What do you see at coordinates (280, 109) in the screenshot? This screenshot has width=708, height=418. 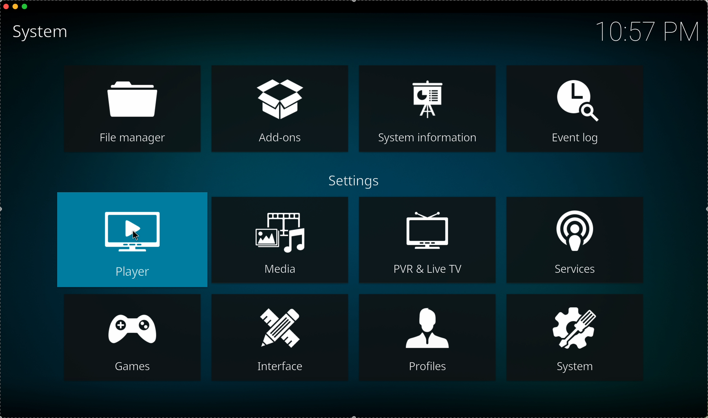 I see `add-ons` at bounding box center [280, 109].